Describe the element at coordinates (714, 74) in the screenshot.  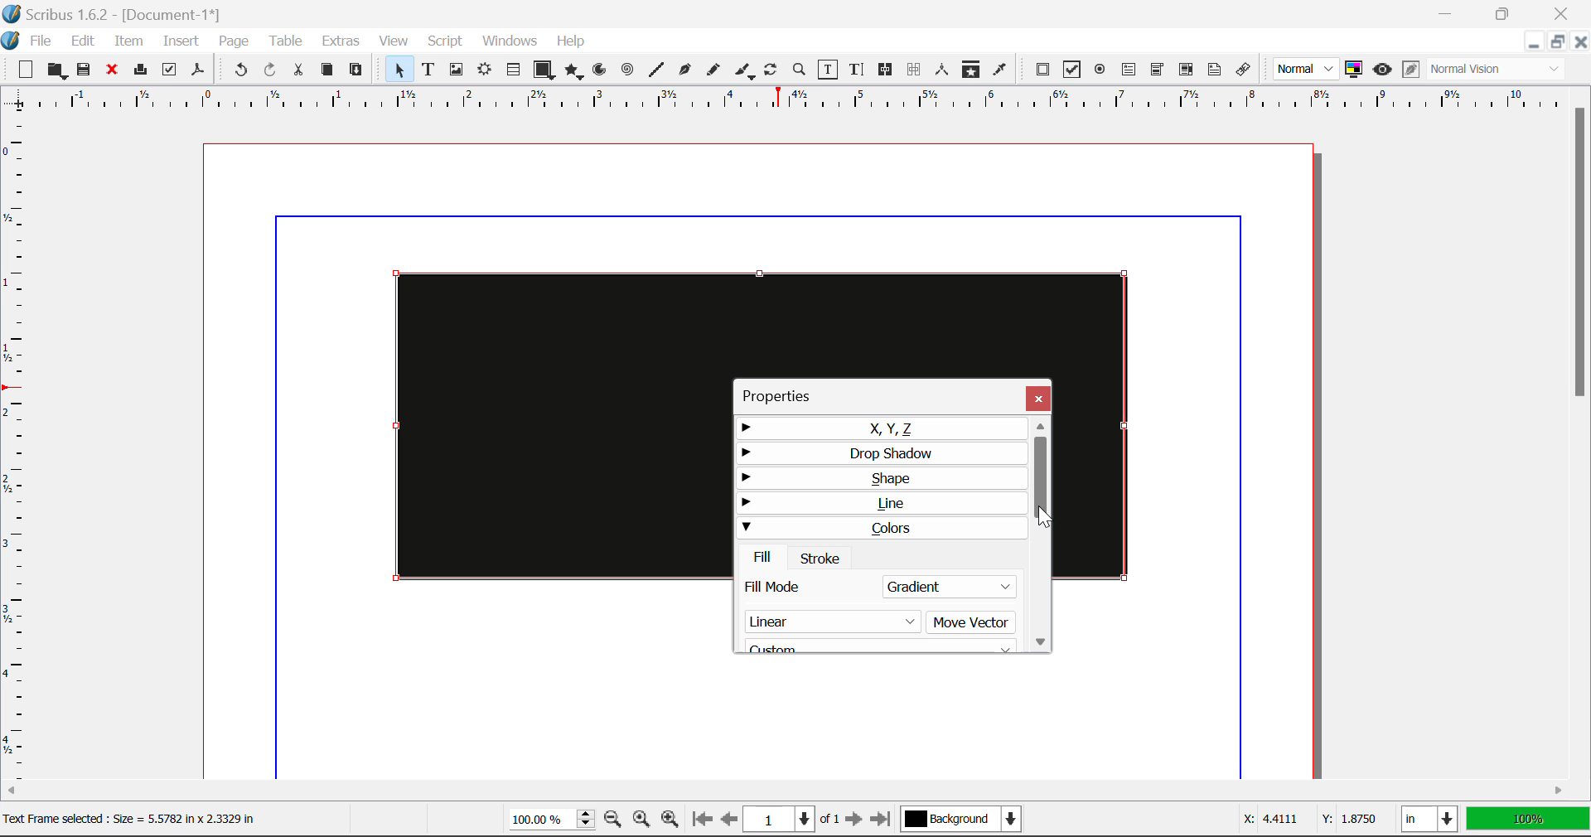
I see `Freehand` at that location.